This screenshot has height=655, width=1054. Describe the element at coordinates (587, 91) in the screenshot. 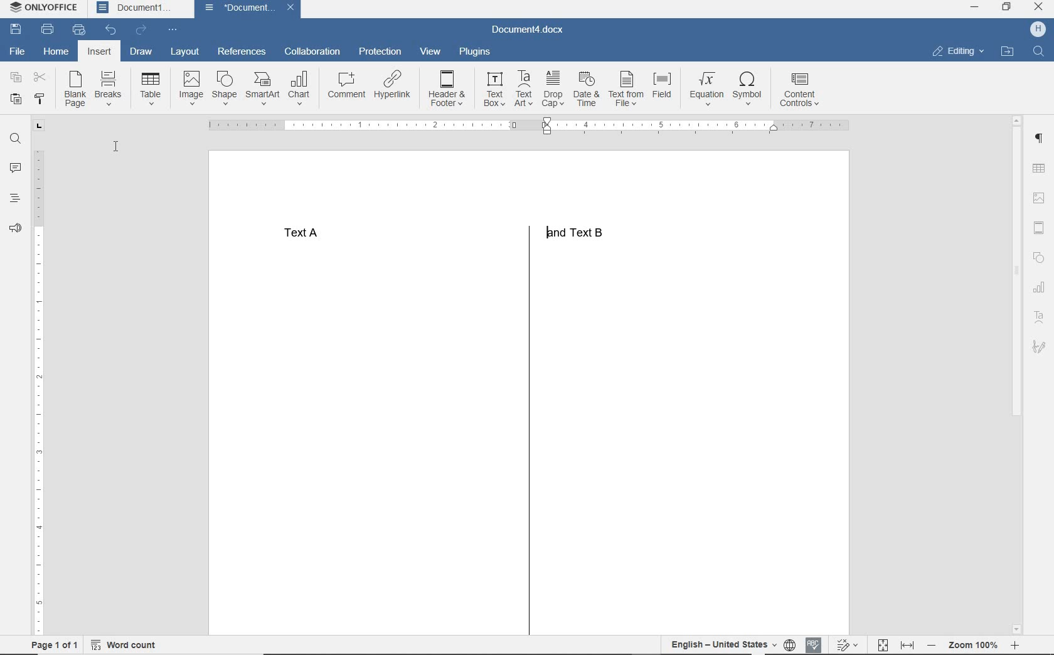

I see `DATE & TIME` at that location.